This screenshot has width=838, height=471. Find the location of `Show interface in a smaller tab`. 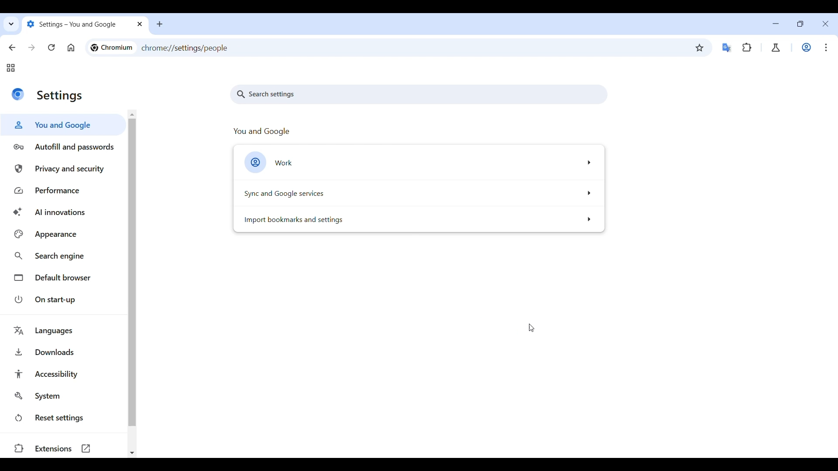

Show interface in a smaller tab is located at coordinates (800, 24).